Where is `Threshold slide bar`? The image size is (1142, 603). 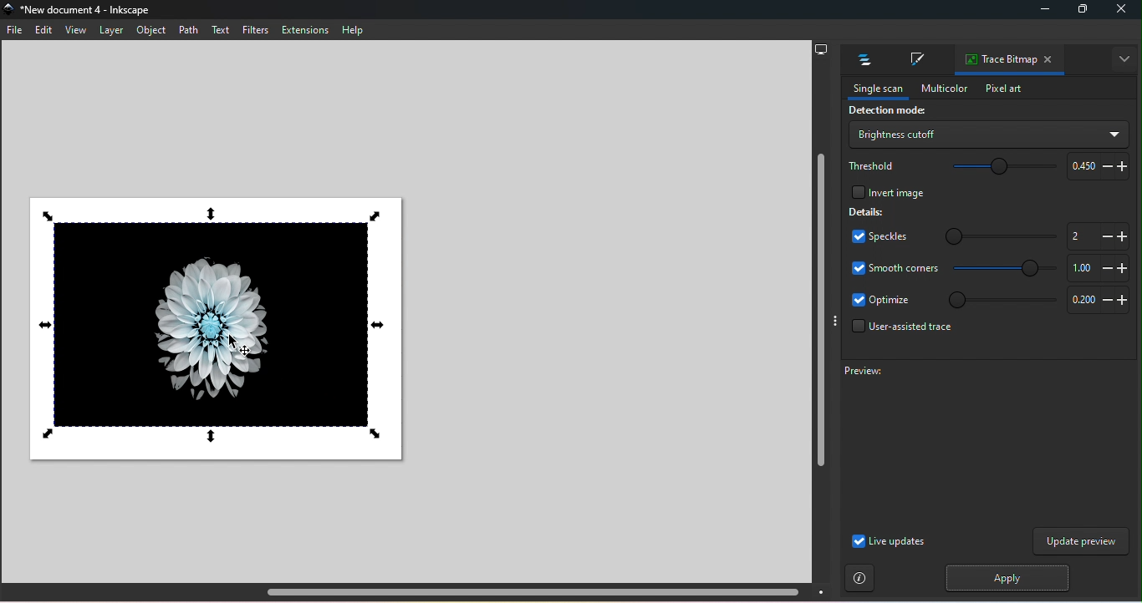
Threshold slide bar is located at coordinates (996, 168).